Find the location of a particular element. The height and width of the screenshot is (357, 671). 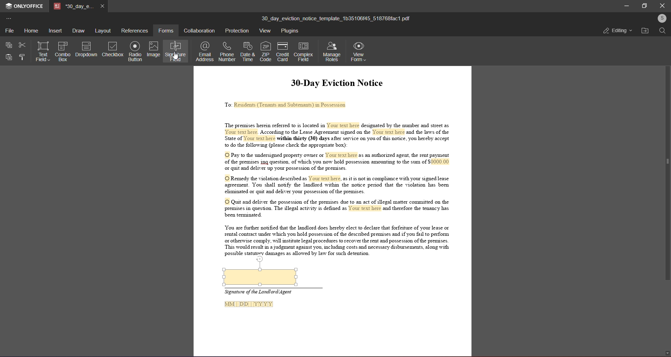

more is located at coordinates (10, 19).